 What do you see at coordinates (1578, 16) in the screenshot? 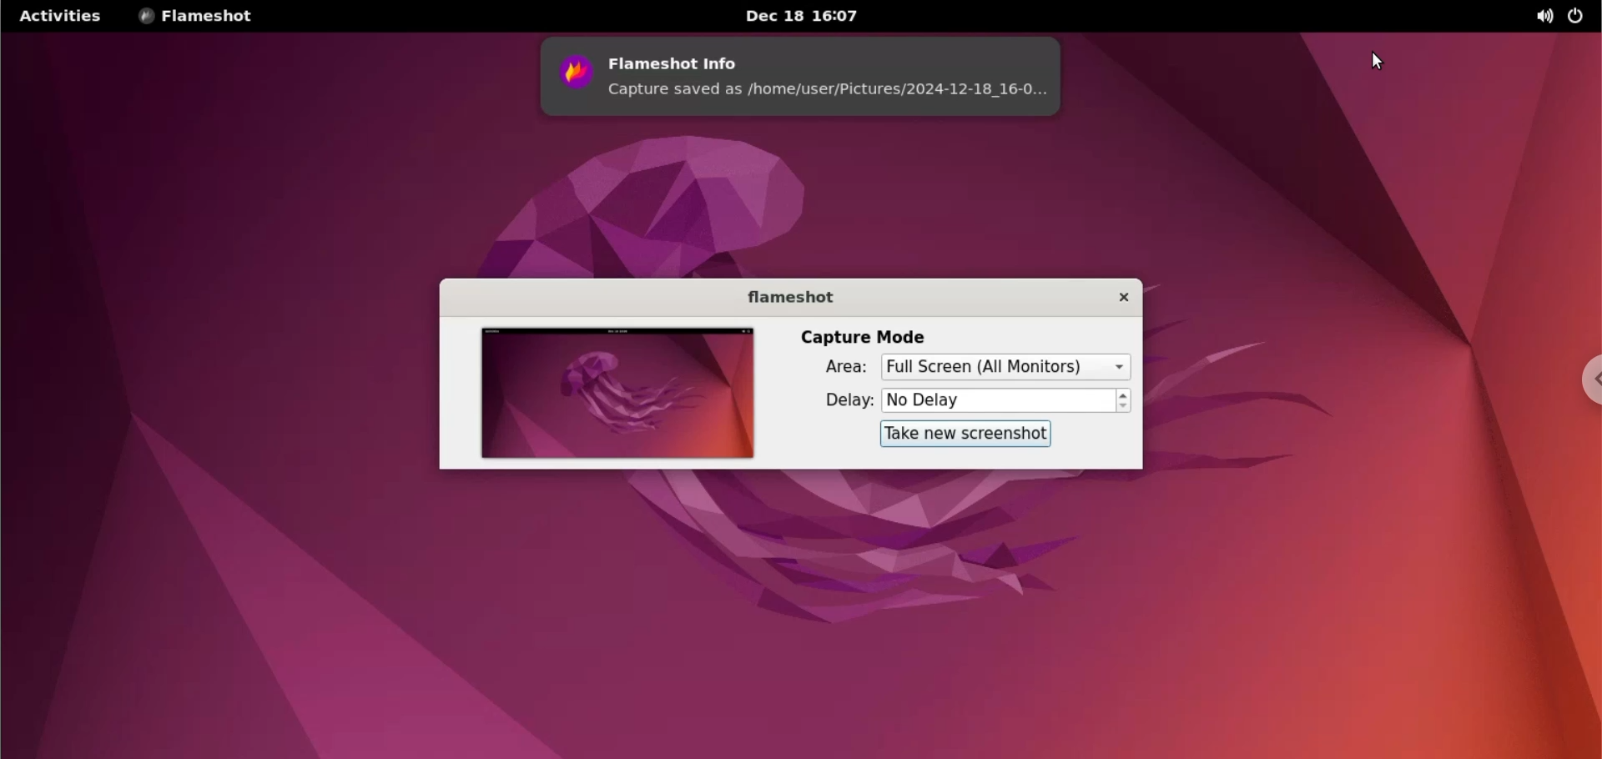
I see `on/off controls` at bounding box center [1578, 16].